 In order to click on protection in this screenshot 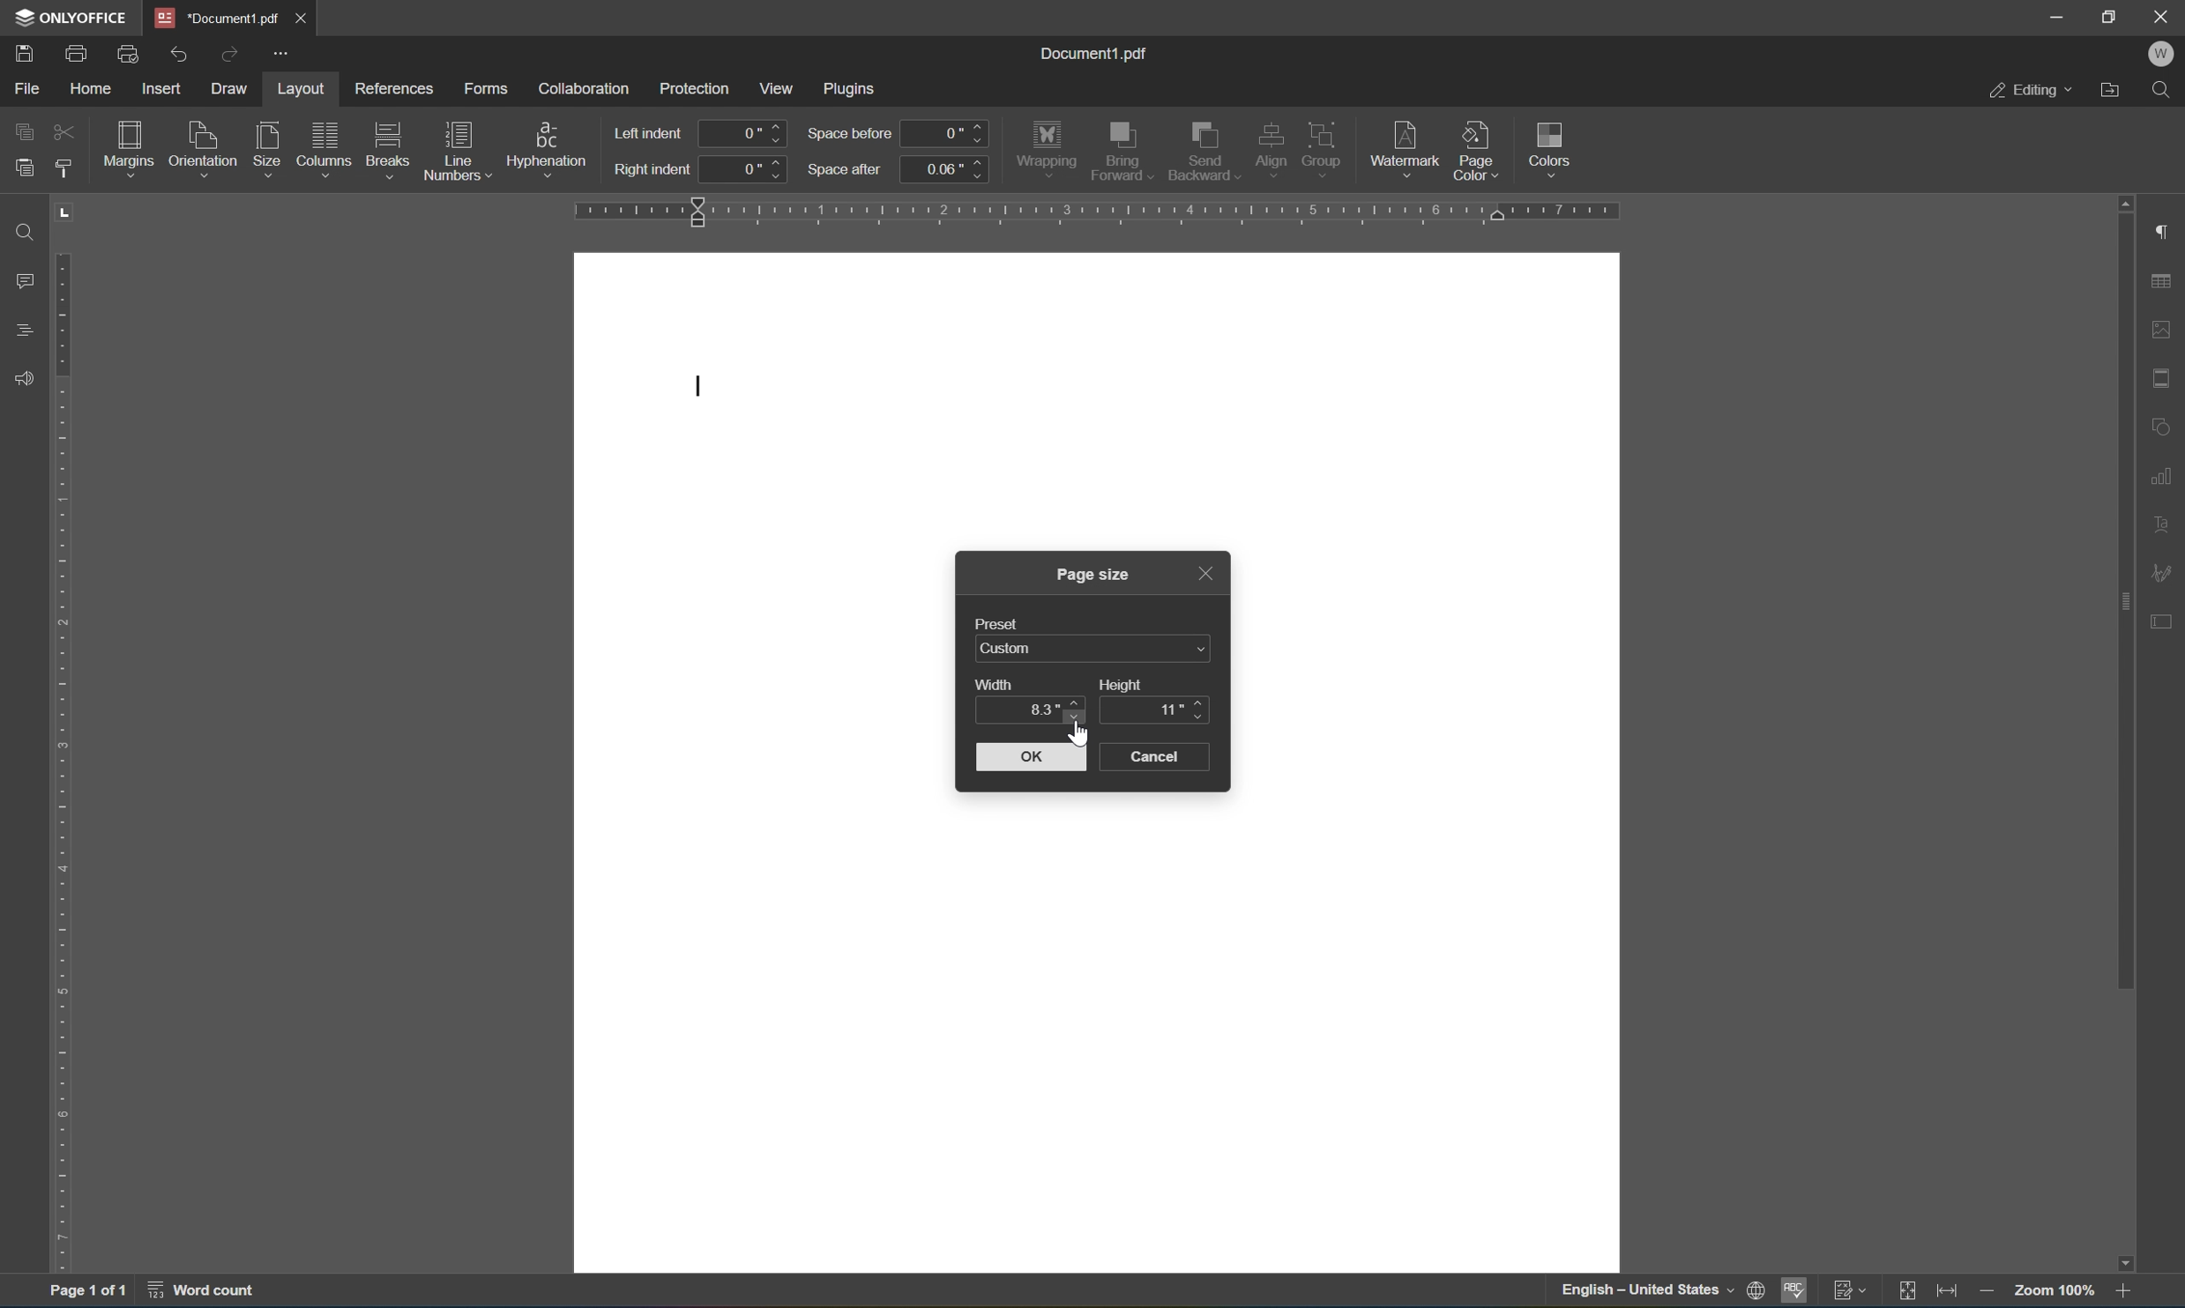, I will do `click(694, 86)`.